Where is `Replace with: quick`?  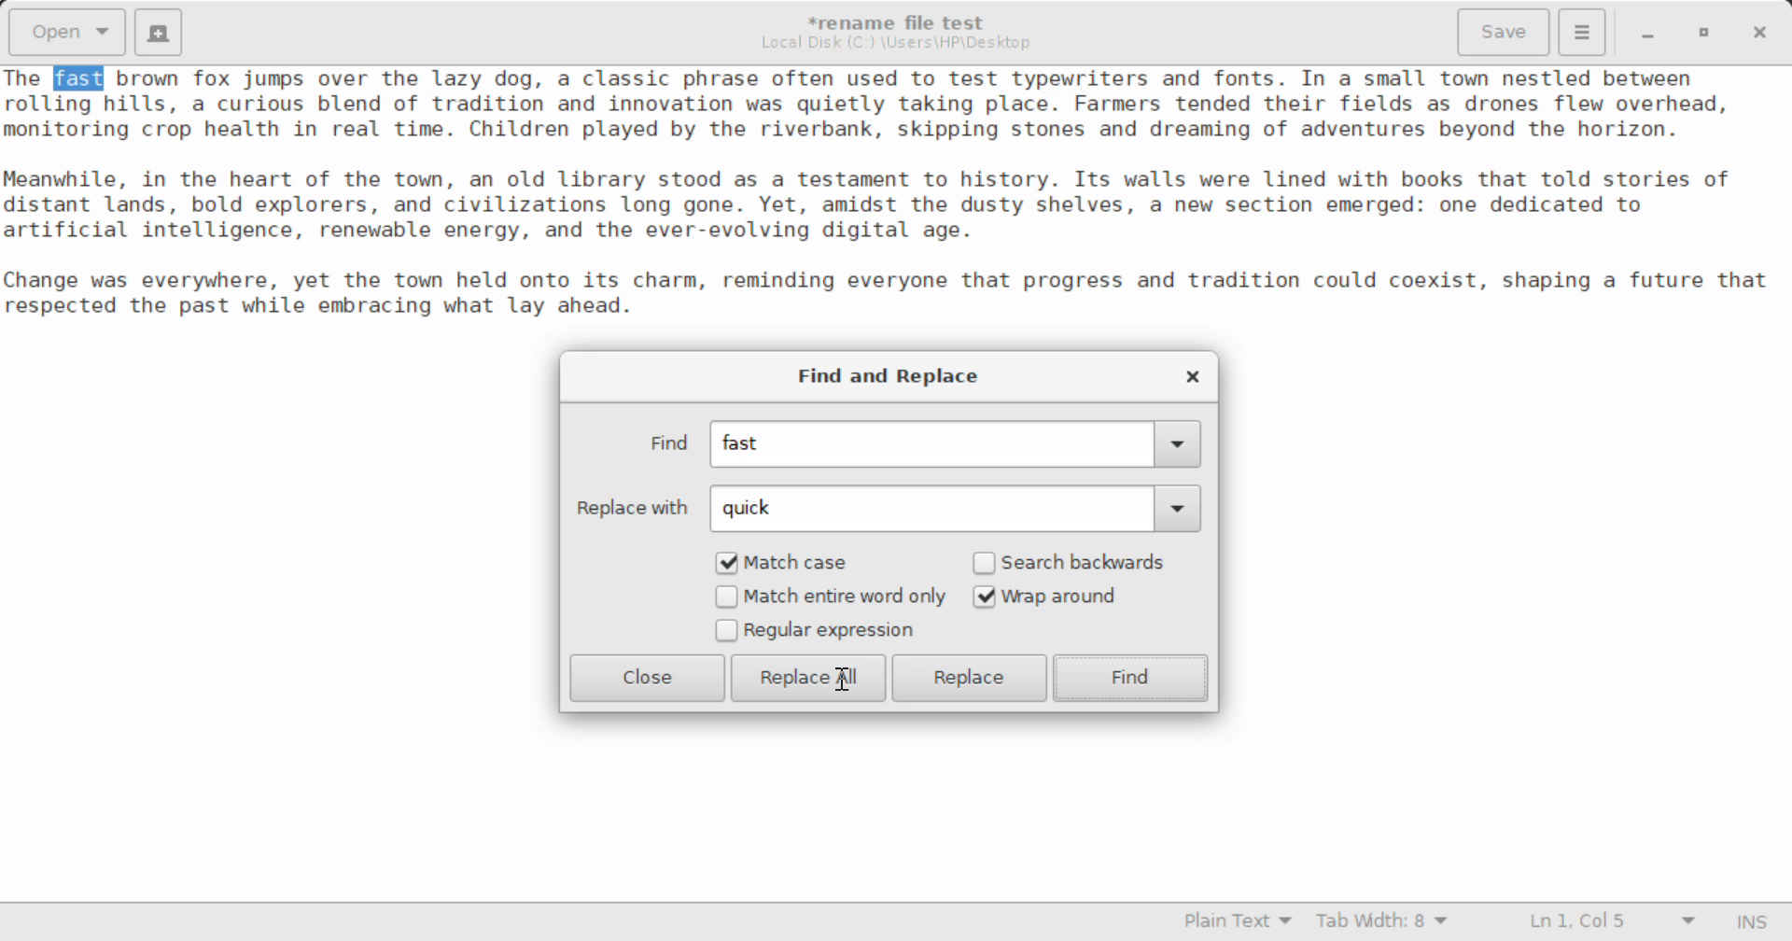
Replace with: quick is located at coordinates (885, 508).